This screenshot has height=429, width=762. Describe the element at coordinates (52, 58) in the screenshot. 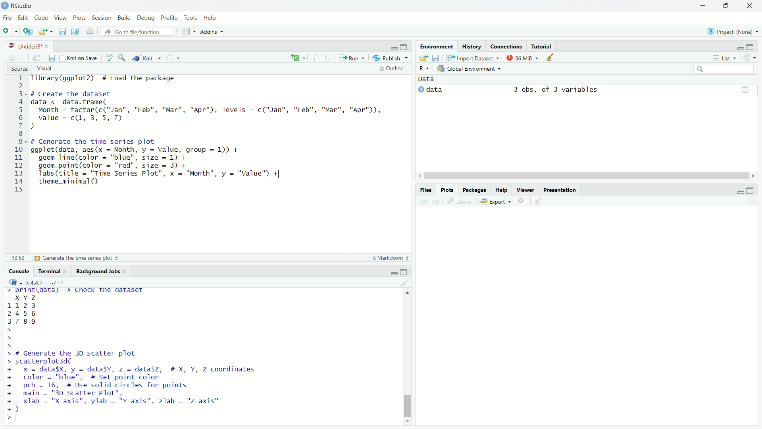

I see `save current document` at that location.